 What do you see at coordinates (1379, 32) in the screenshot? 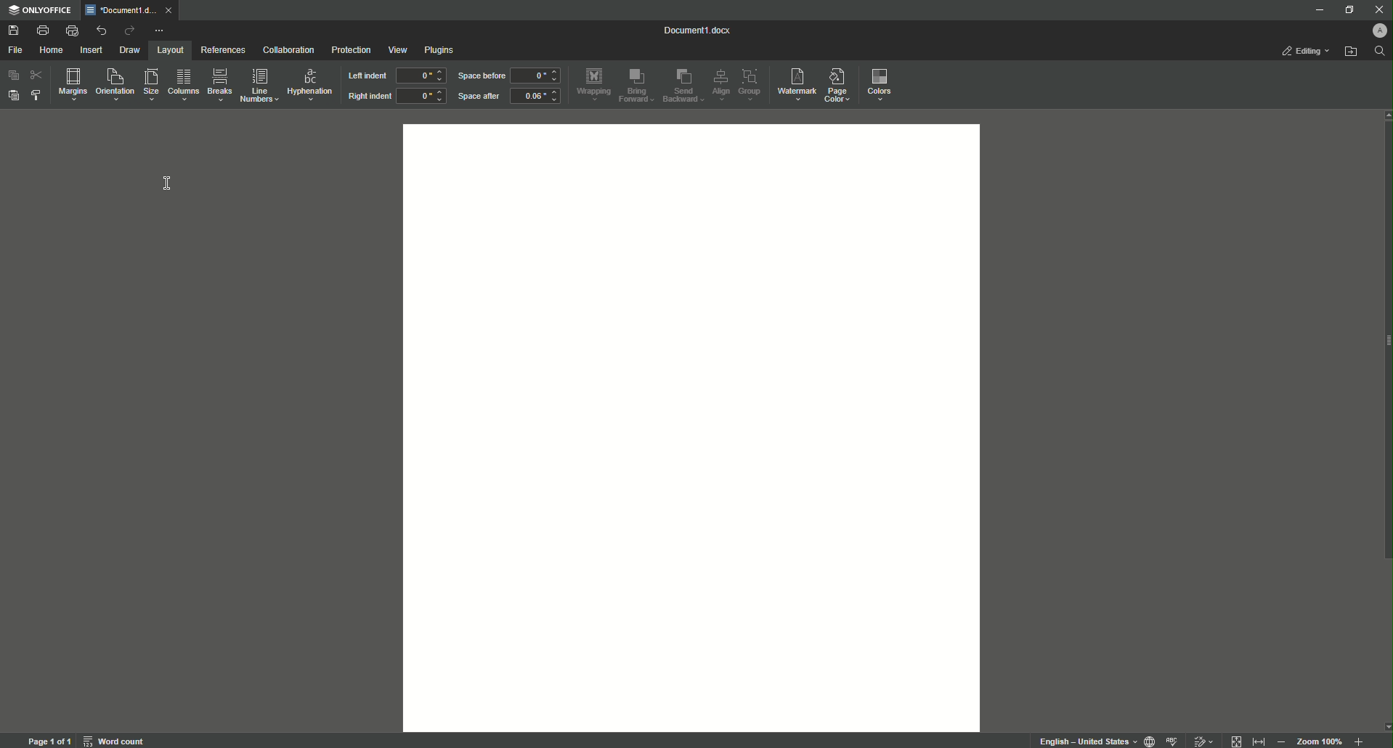
I see `Profile` at bounding box center [1379, 32].